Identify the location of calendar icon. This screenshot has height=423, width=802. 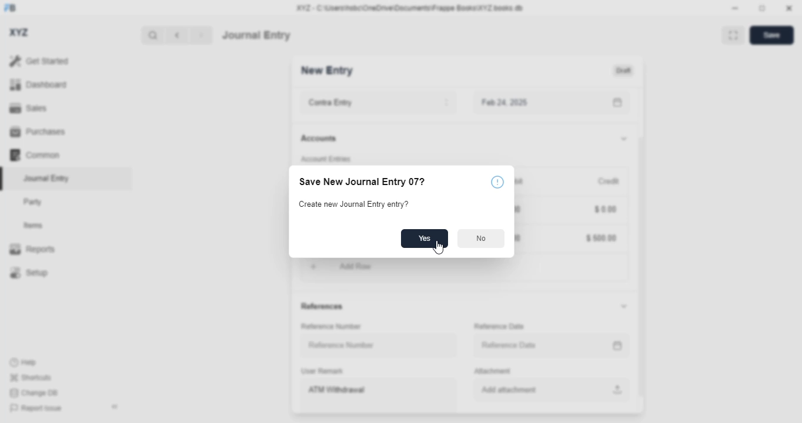
(616, 345).